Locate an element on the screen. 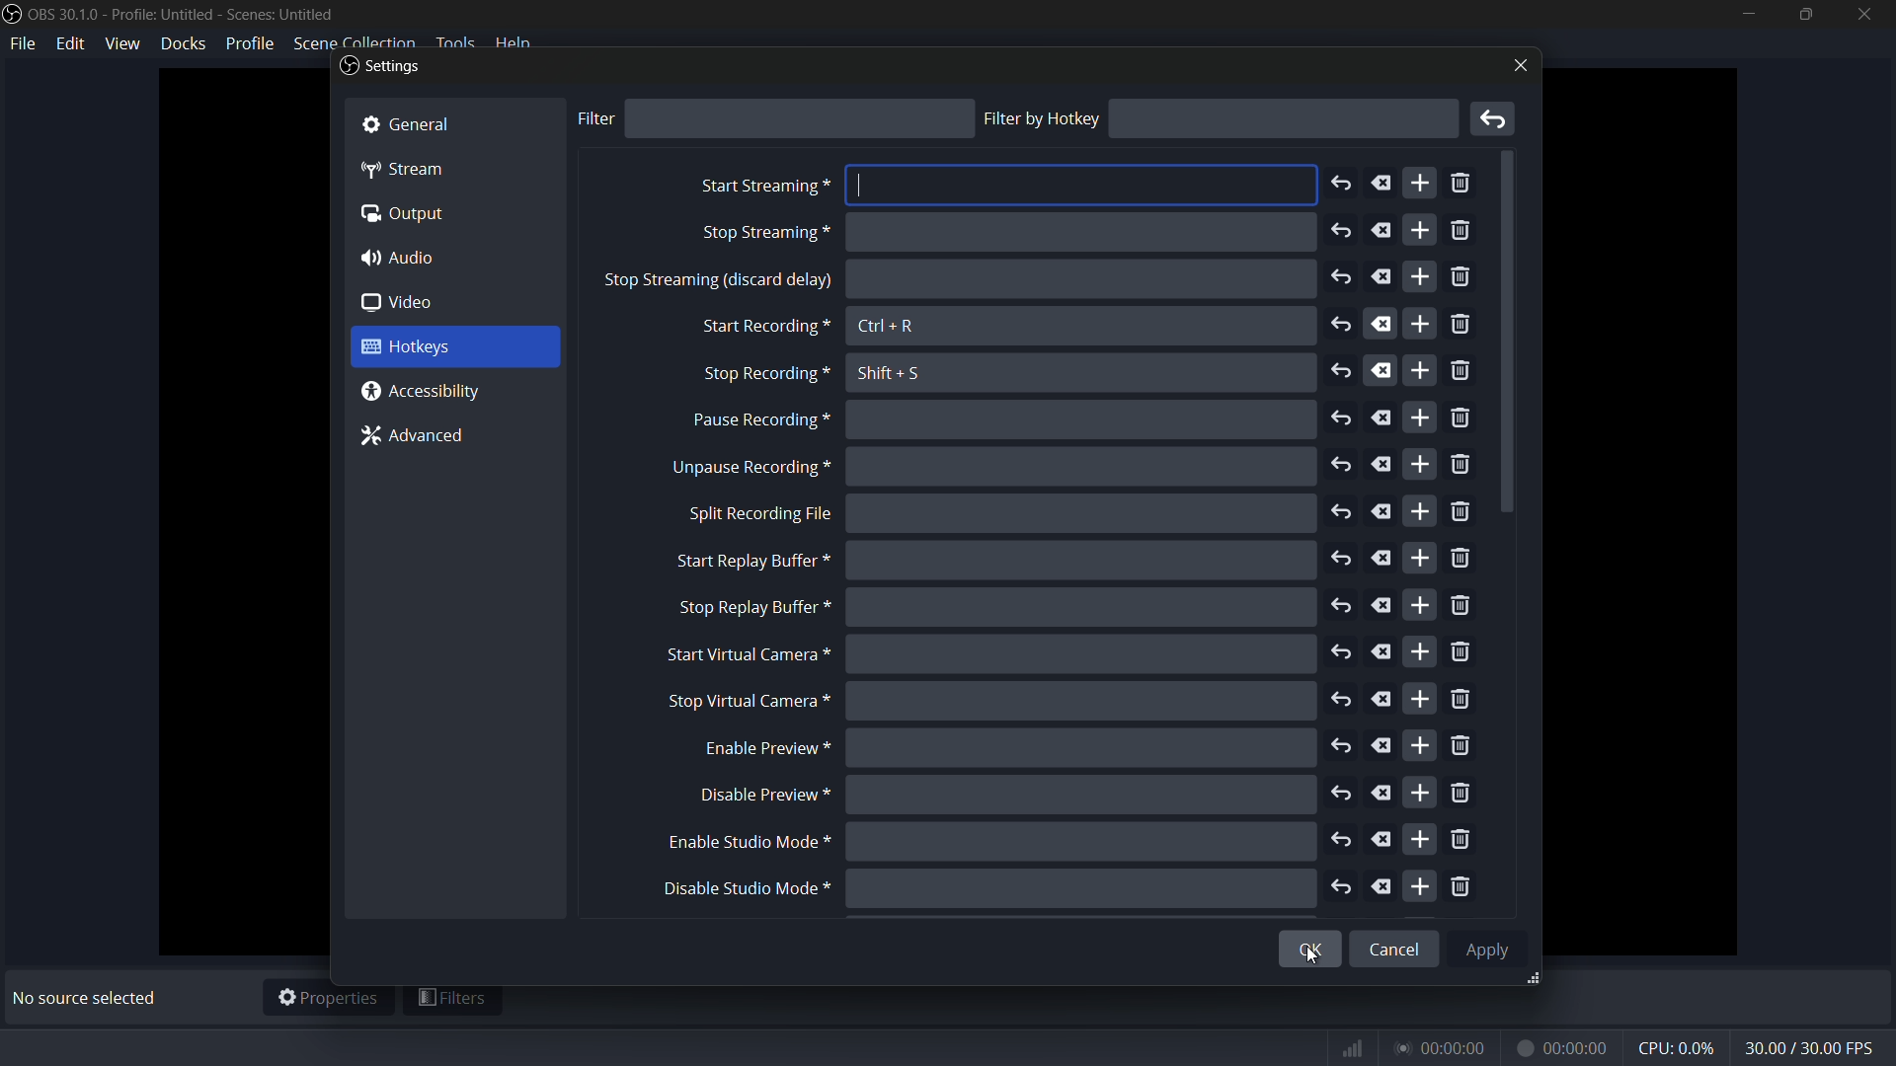  stop recording is located at coordinates (763, 375).